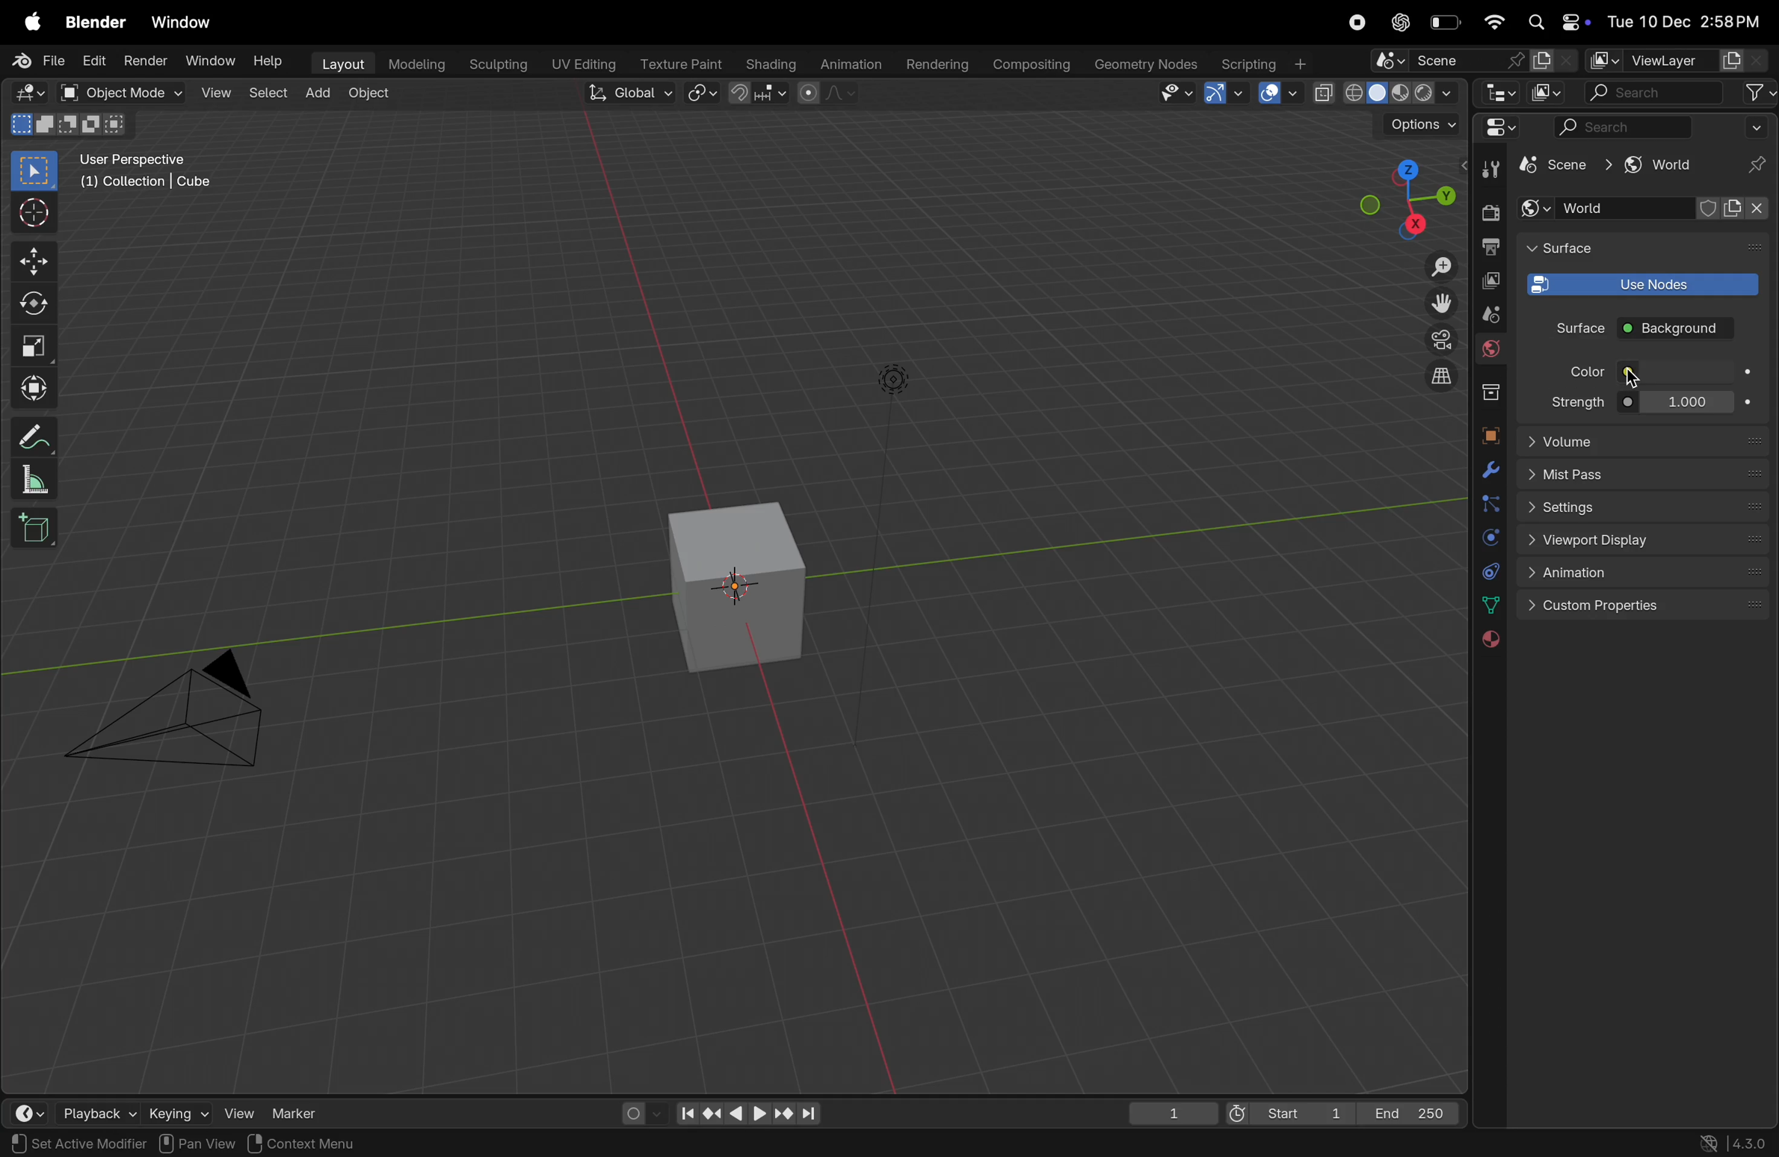  What do you see at coordinates (1685, 371) in the screenshot?
I see `color` at bounding box center [1685, 371].